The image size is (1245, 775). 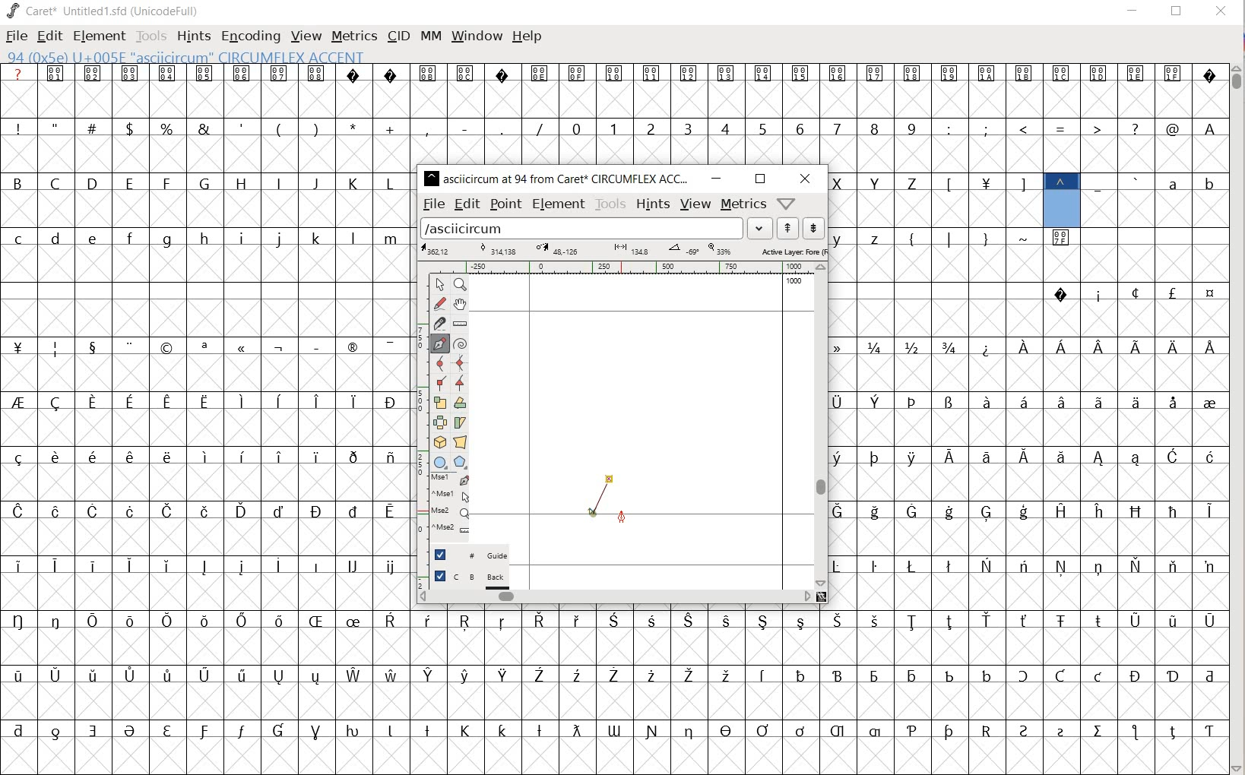 I want to click on draw a freehand curve, so click(x=439, y=303).